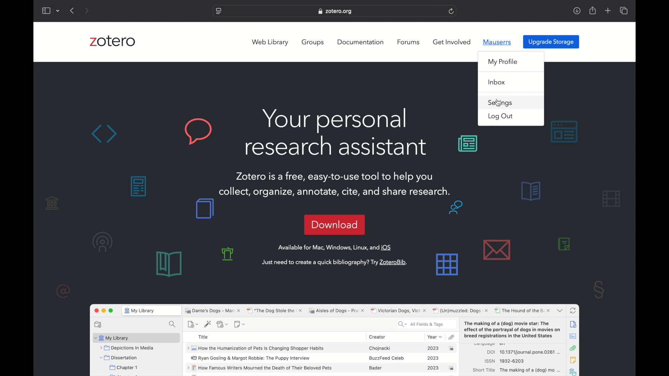  Describe the element at coordinates (313, 42) in the screenshot. I see `groups` at that location.